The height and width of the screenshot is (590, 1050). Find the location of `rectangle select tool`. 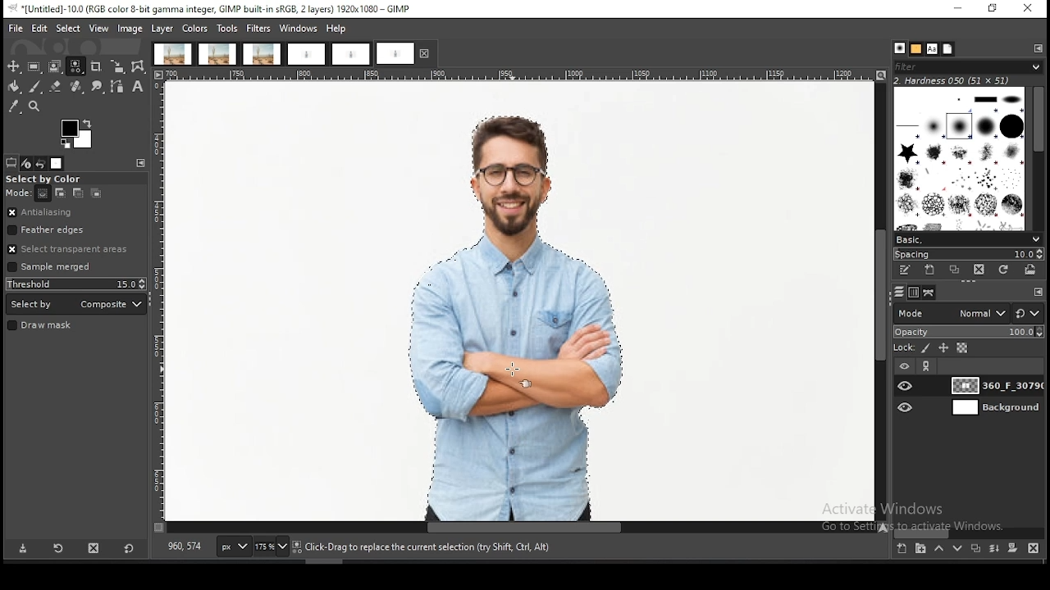

rectangle select tool is located at coordinates (34, 66).